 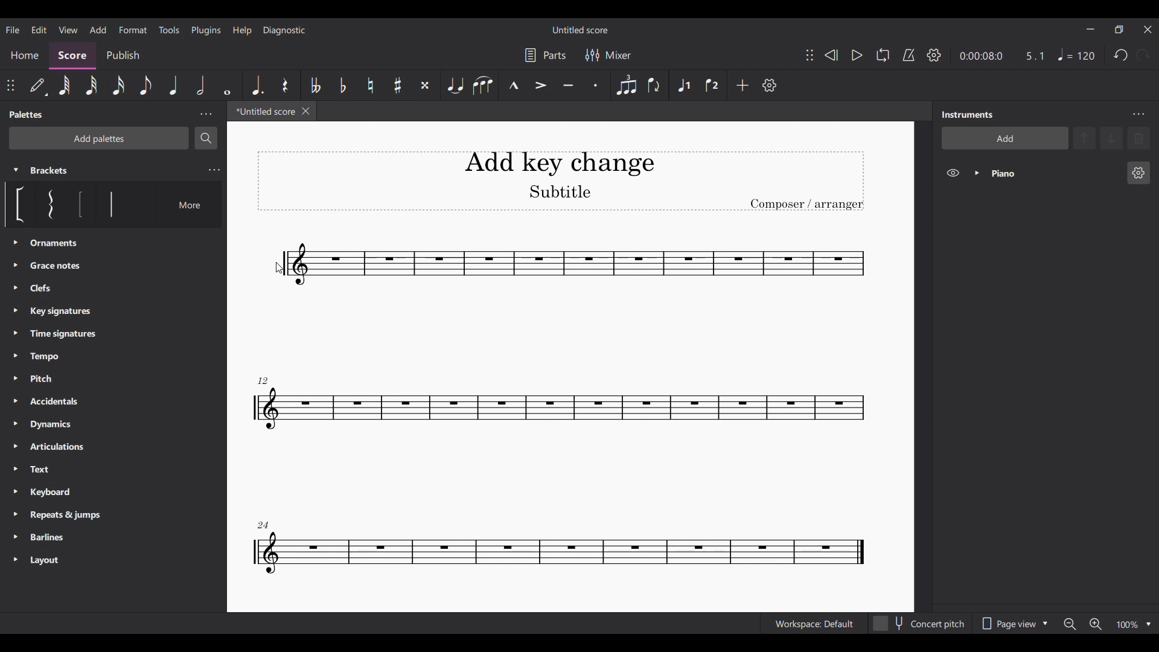 What do you see at coordinates (683, 86) in the screenshot?
I see `Voice 1` at bounding box center [683, 86].